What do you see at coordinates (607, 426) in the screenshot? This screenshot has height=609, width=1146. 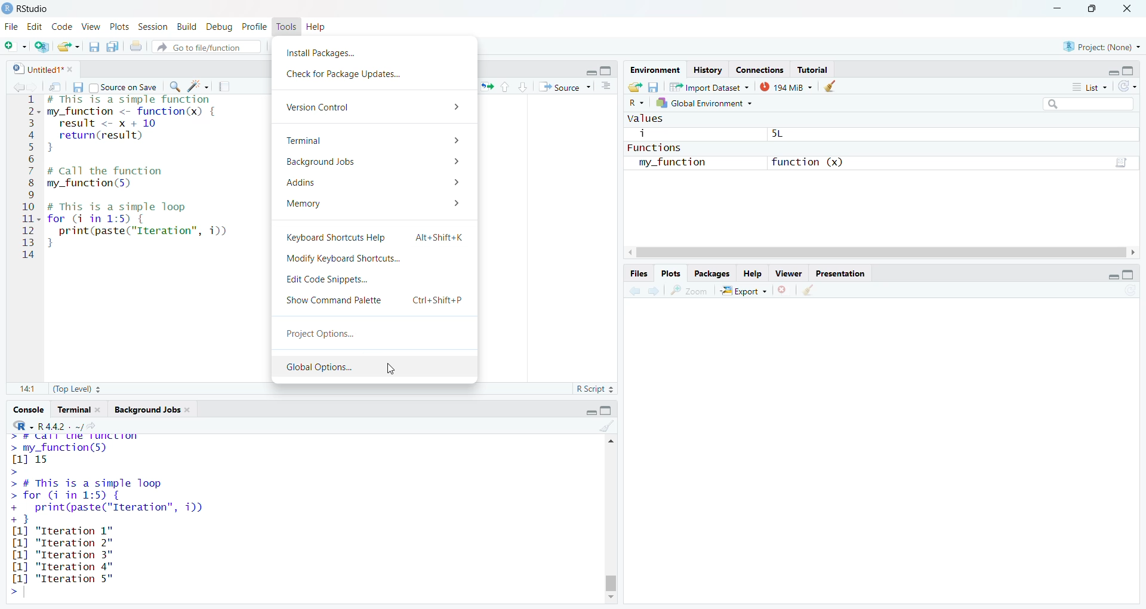 I see `clear console` at bounding box center [607, 426].